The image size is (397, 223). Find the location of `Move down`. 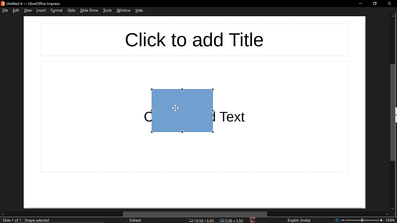

Move down is located at coordinates (393, 208).